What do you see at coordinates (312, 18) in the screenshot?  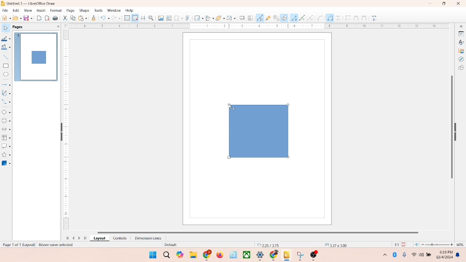 I see `Arc tool` at bounding box center [312, 18].